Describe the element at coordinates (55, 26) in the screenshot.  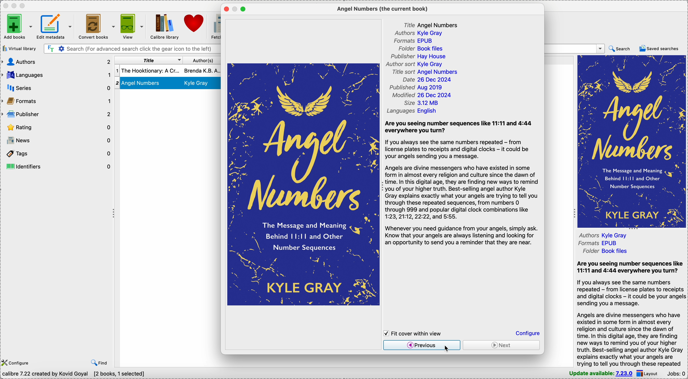
I see `edit metadata` at that location.